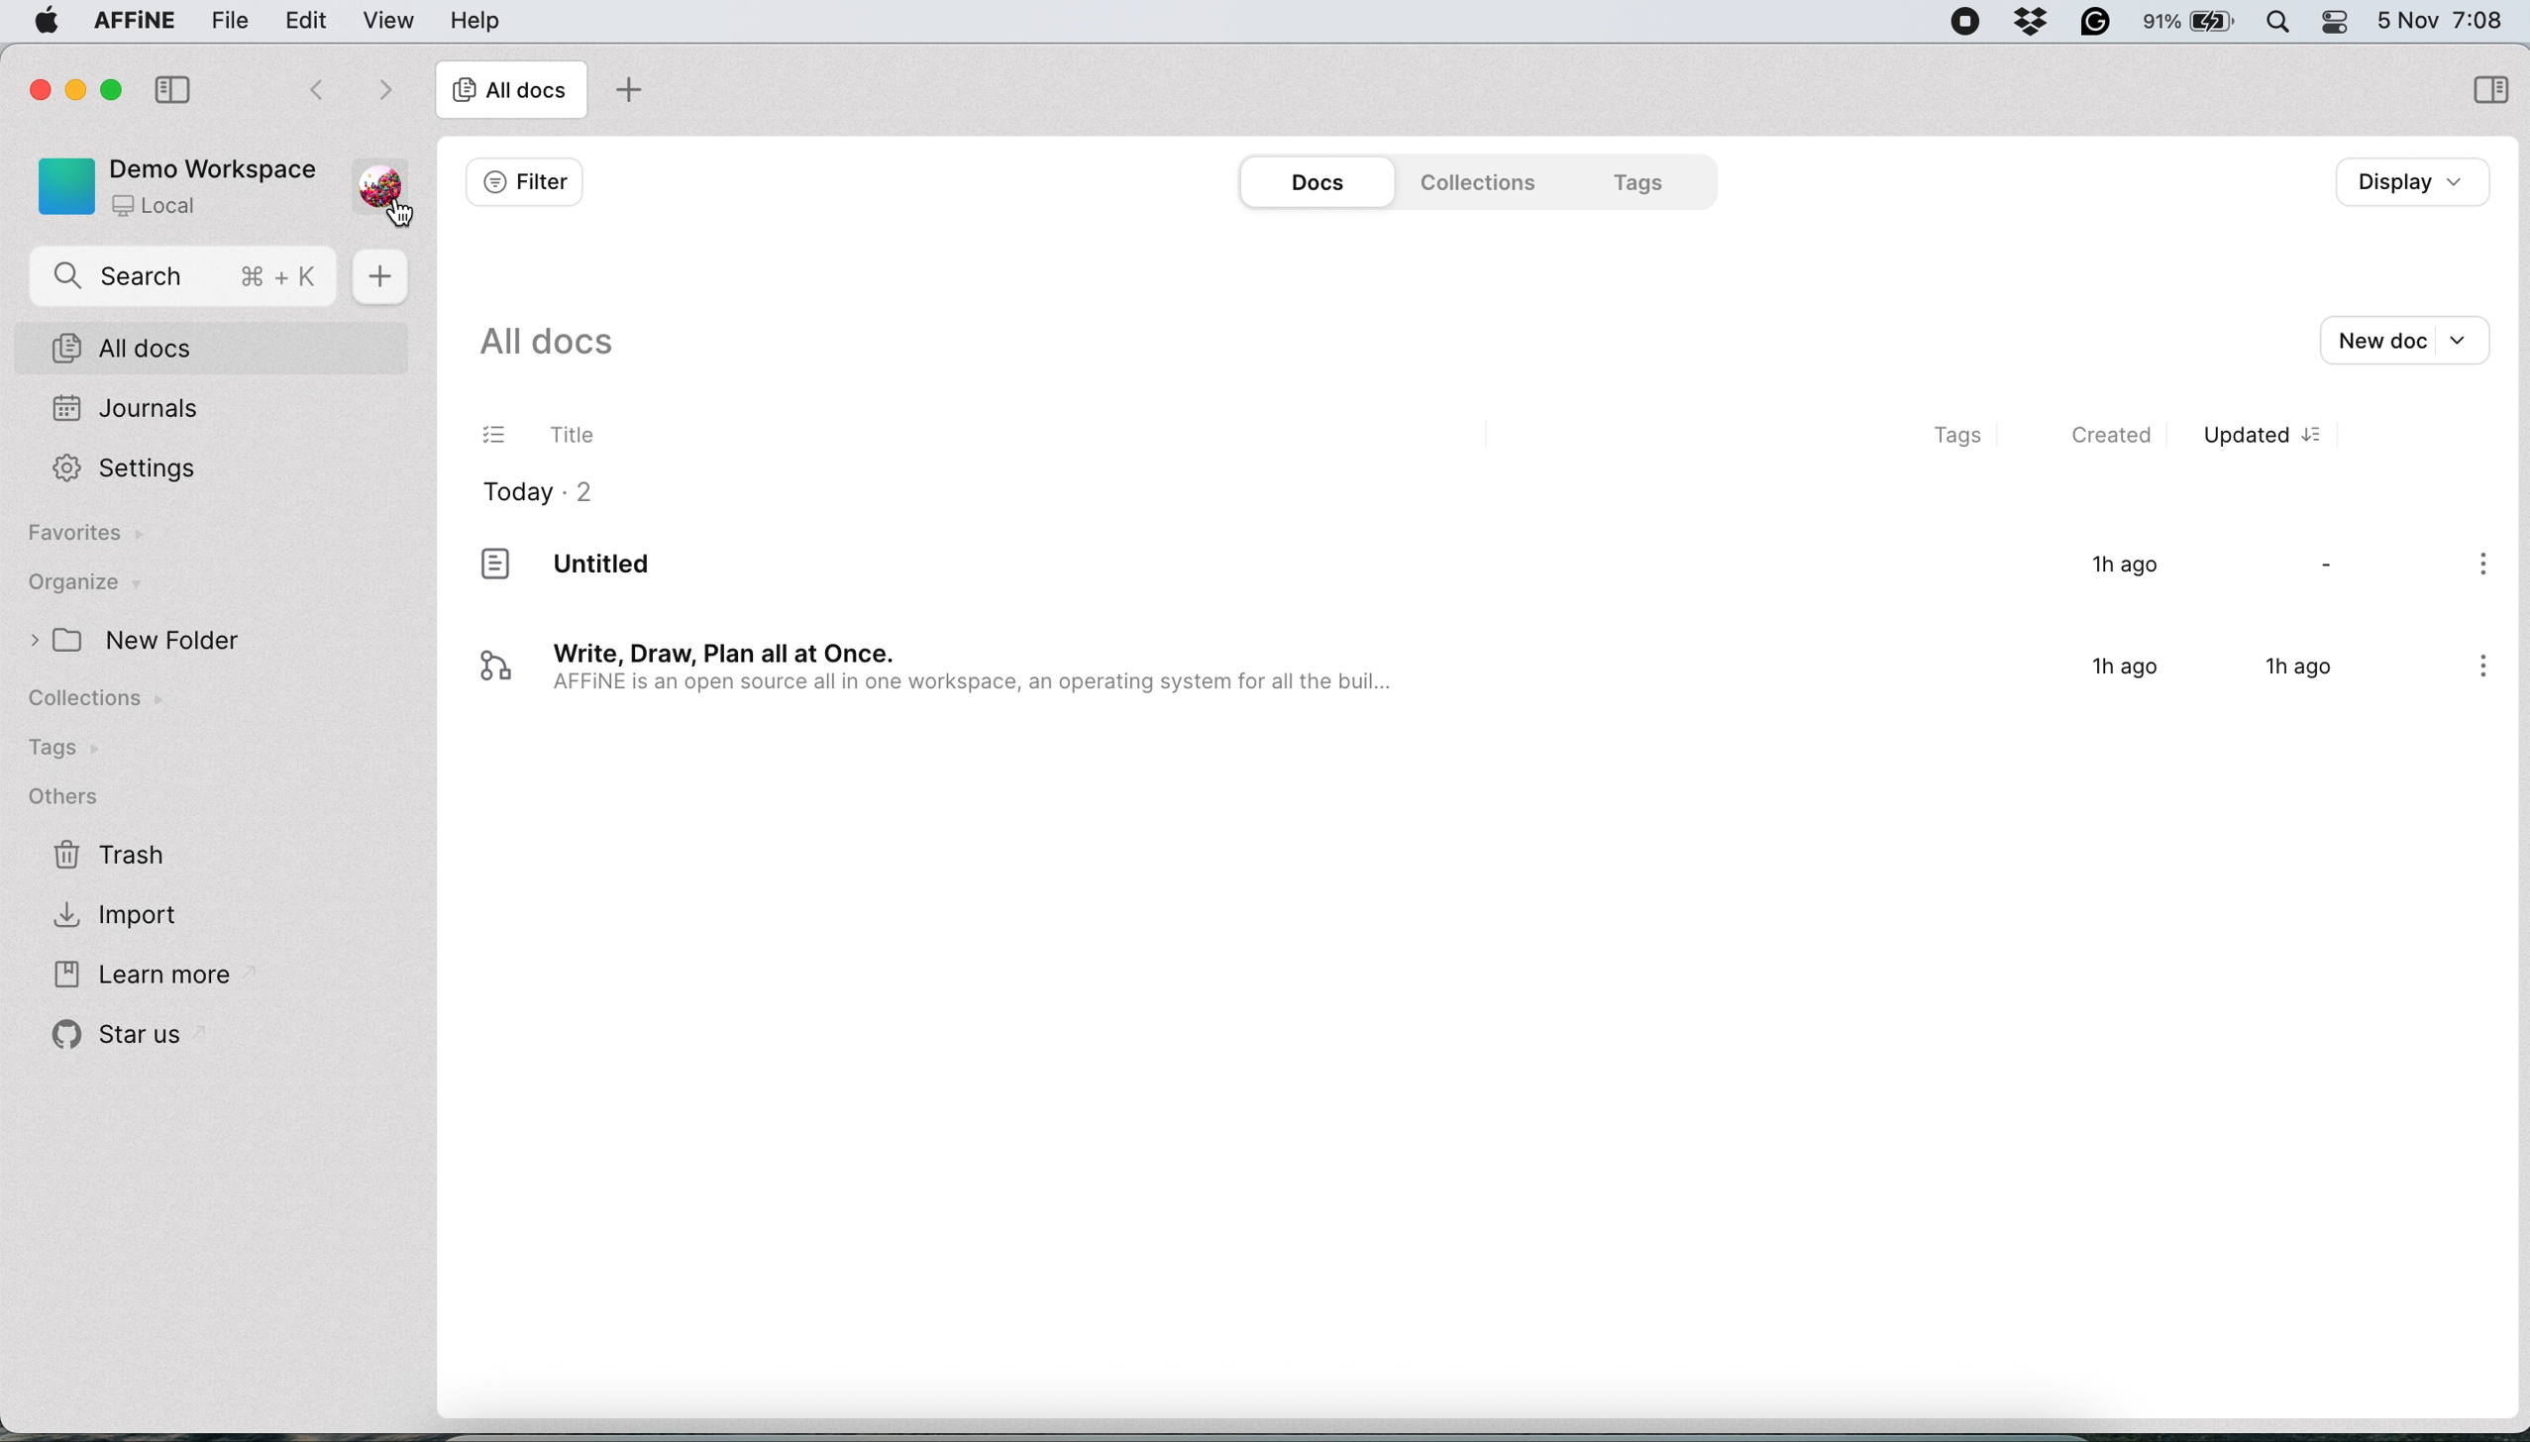  What do you see at coordinates (2097, 22) in the screenshot?
I see `grammarly` at bounding box center [2097, 22].